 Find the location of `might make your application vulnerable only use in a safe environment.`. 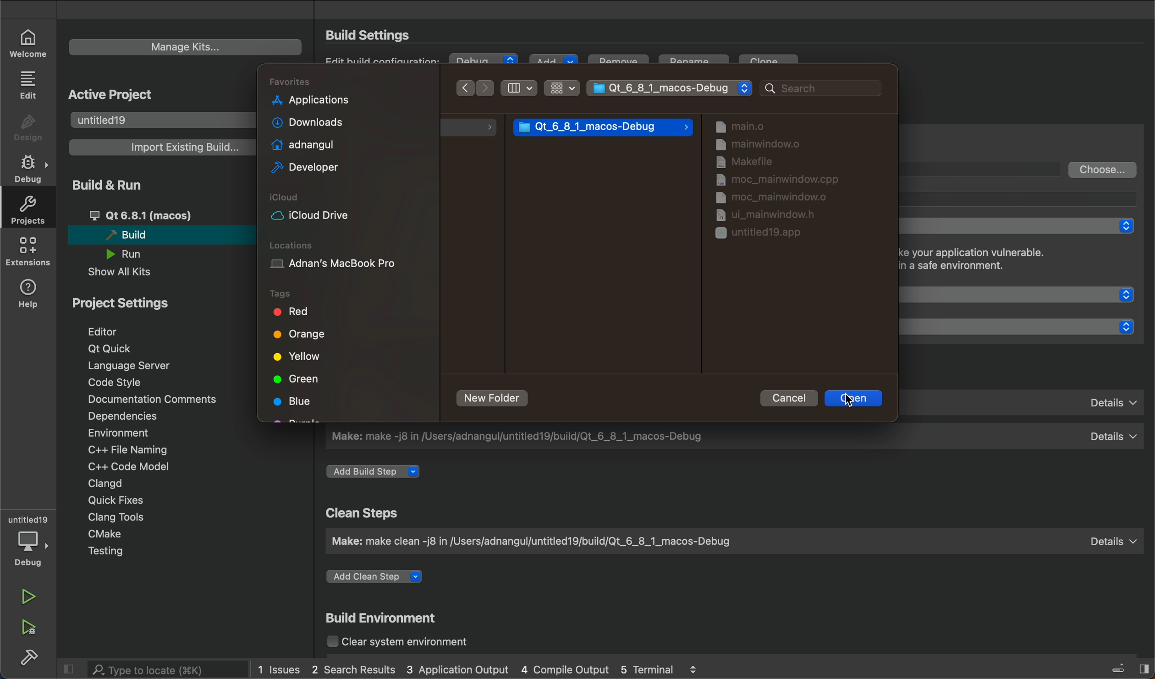

might make your application vulnerable only use in a safe environment. is located at coordinates (997, 261).